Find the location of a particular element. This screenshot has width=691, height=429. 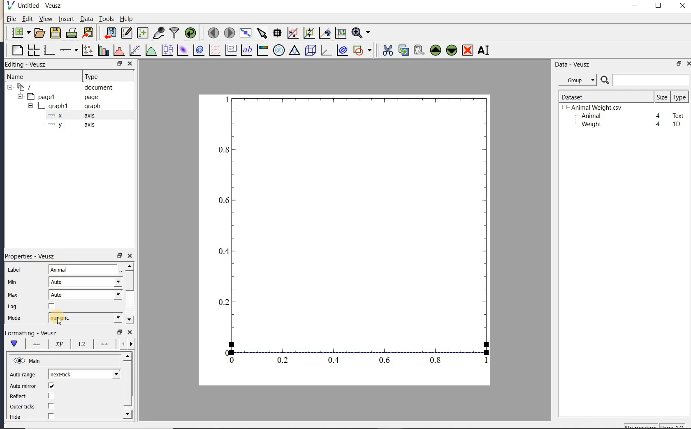

move to the next page is located at coordinates (229, 32).